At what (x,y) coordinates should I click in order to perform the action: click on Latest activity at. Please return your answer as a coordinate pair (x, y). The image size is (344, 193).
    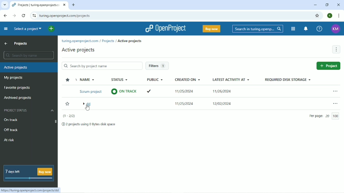
    Looking at the image, I should click on (231, 92).